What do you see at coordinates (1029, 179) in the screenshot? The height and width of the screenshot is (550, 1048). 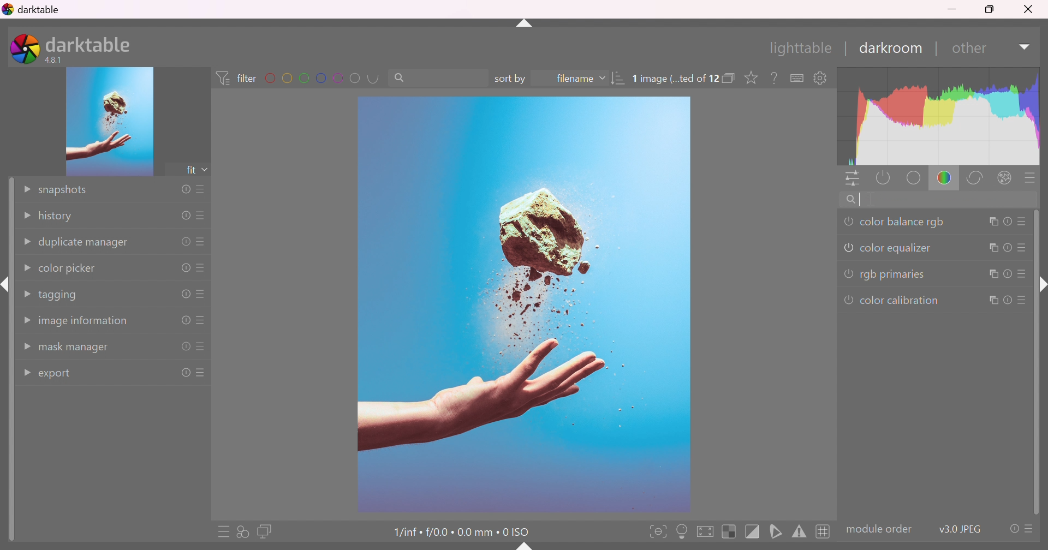 I see `presets` at bounding box center [1029, 179].